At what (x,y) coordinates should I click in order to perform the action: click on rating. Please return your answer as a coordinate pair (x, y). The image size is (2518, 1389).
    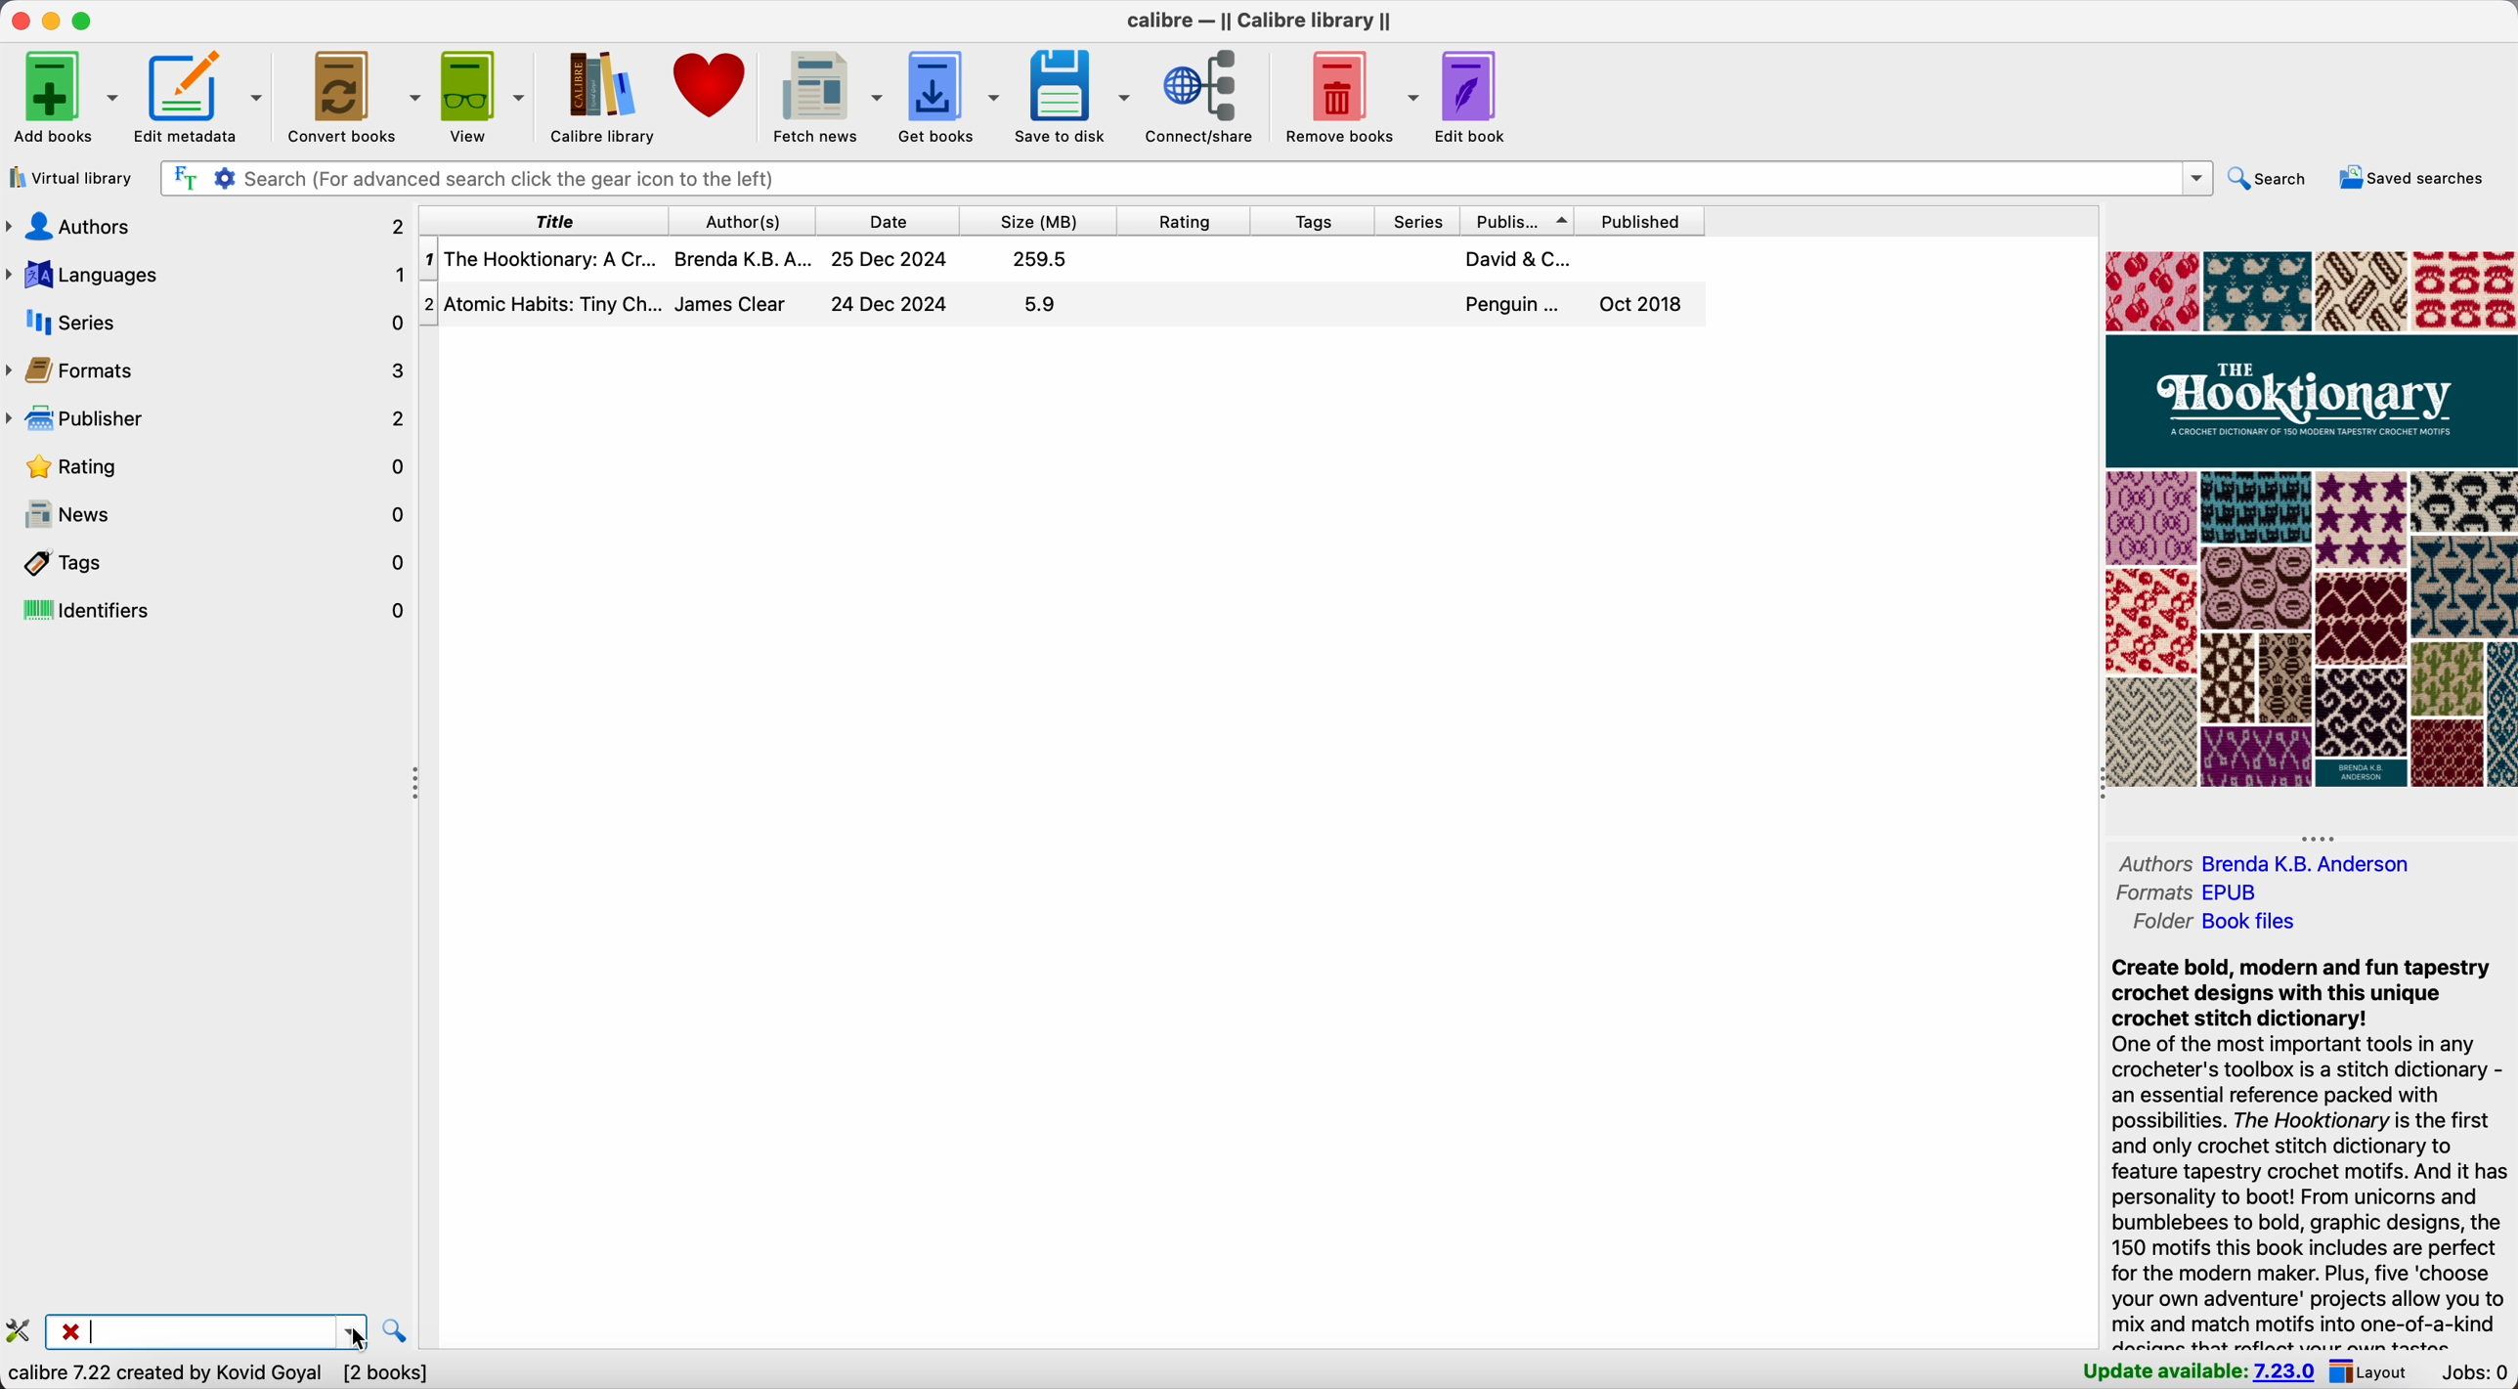
    Looking at the image, I should click on (208, 467).